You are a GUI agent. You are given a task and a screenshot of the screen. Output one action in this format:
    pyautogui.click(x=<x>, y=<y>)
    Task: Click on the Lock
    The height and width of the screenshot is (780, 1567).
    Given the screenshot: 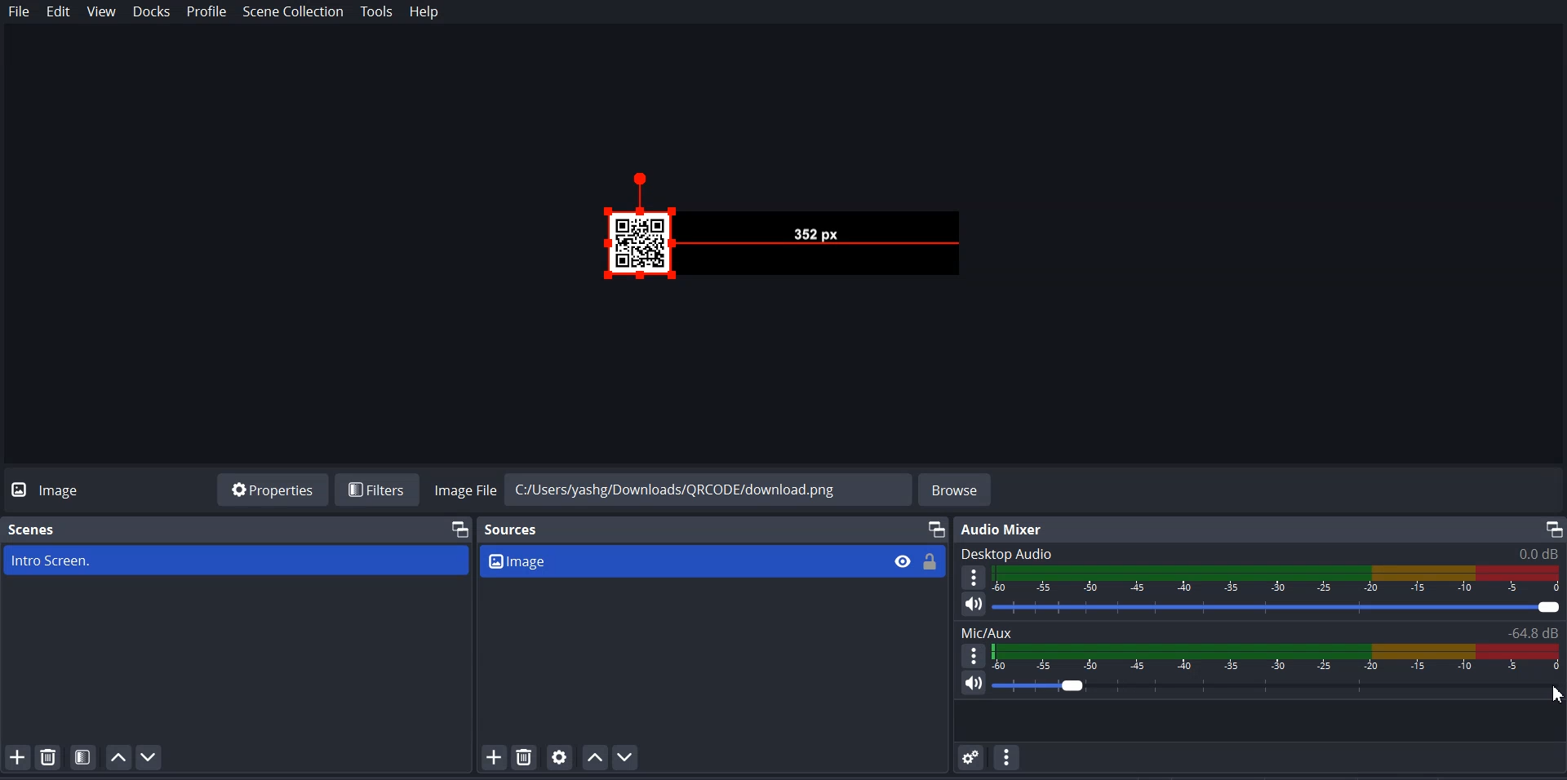 What is the action you would take?
    pyautogui.click(x=930, y=561)
    